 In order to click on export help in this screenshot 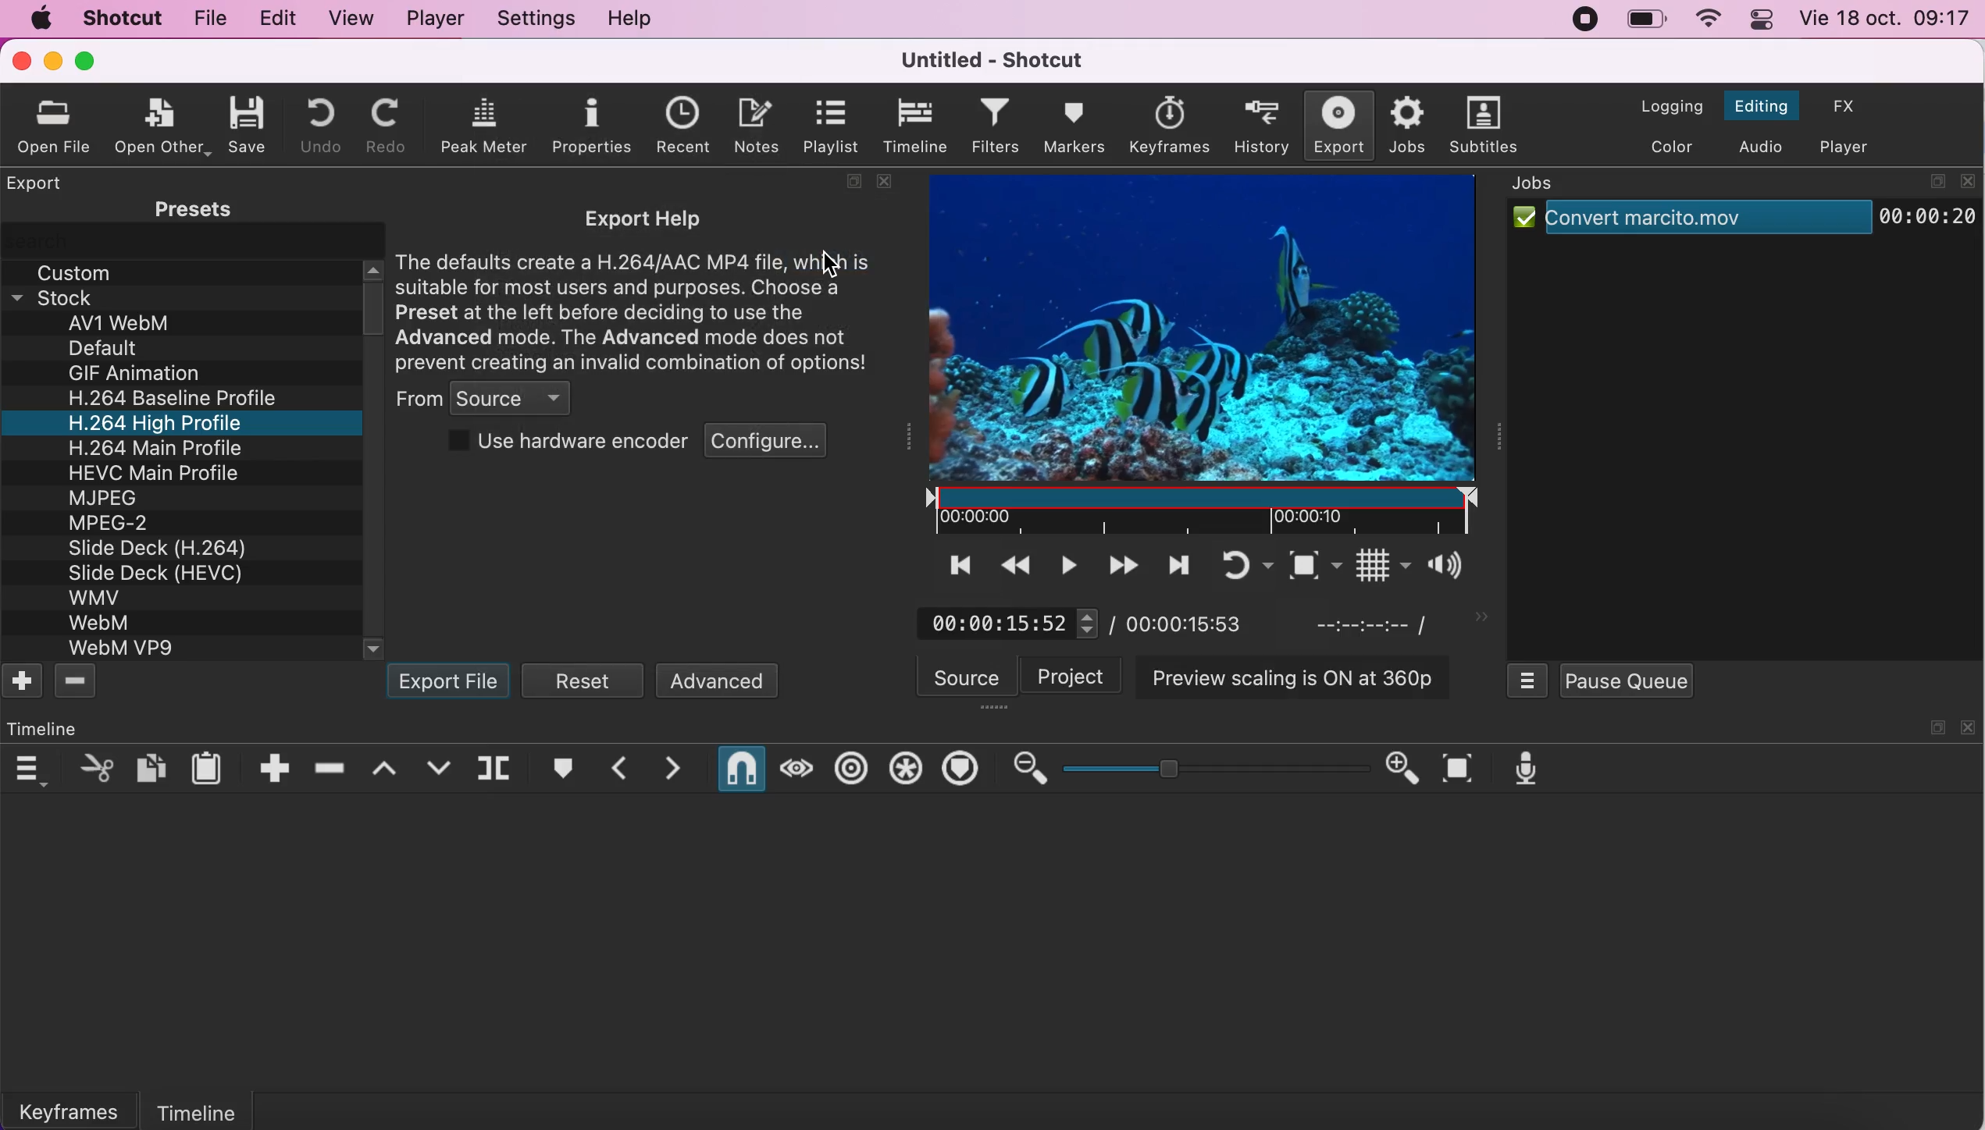, I will do `click(640, 289)`.